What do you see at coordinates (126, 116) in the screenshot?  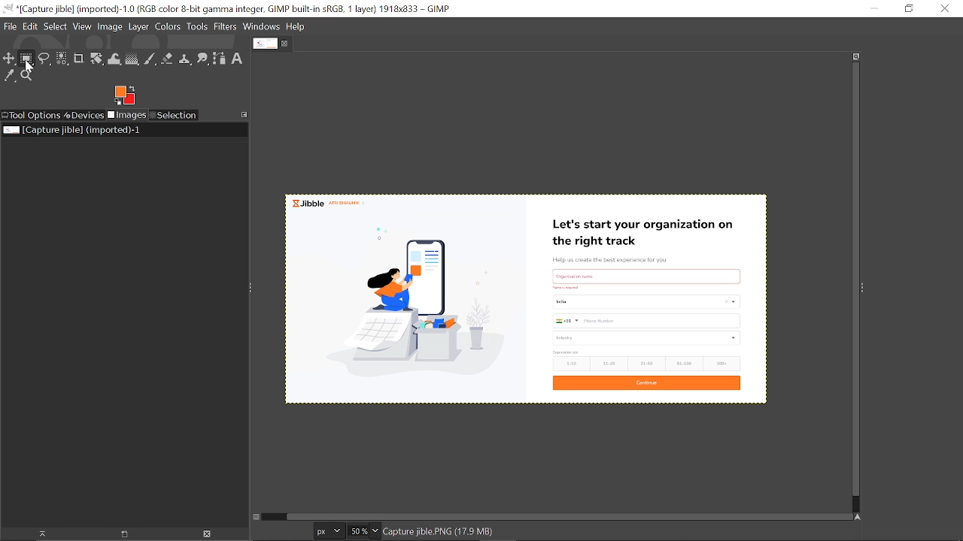 I see `Images` at bounding box center [126, 116].